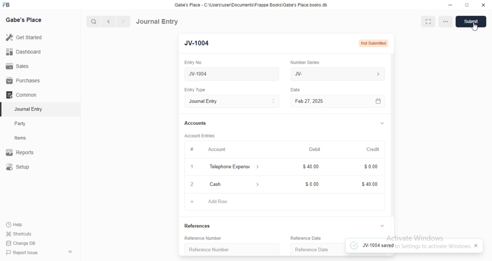 Image resolution: width=492 pixels, height=261 pixels. Describe the element at coordinates (232, 101) in the screenshot. I see `Journal Entry` at that location.